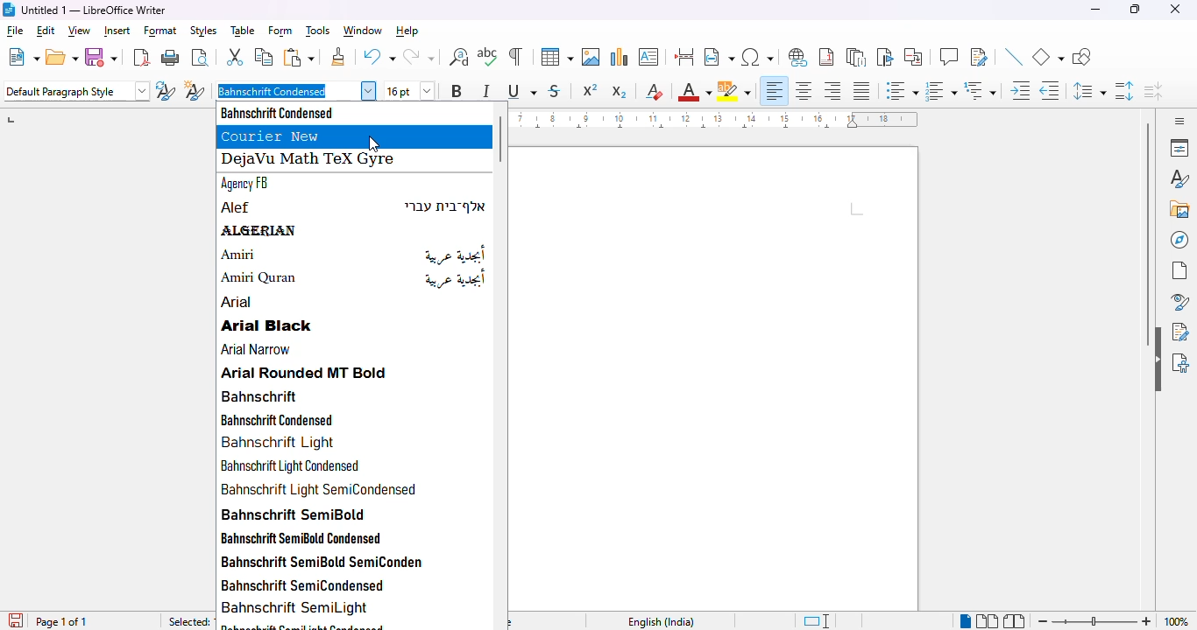 The image size is (1197, 630). What do you see at coordinates (301, 538) in the screenshot?
I see `bahnschrift semibold condensed` at bounding box center [301, 538].